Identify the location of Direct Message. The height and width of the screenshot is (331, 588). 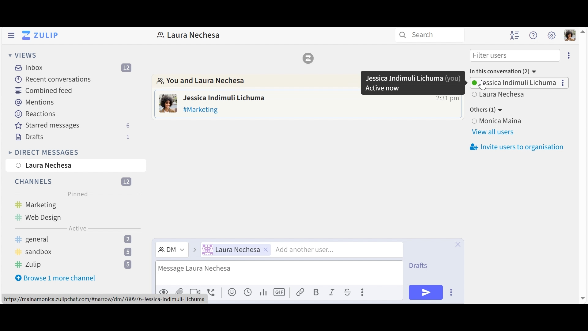
(172, 250).